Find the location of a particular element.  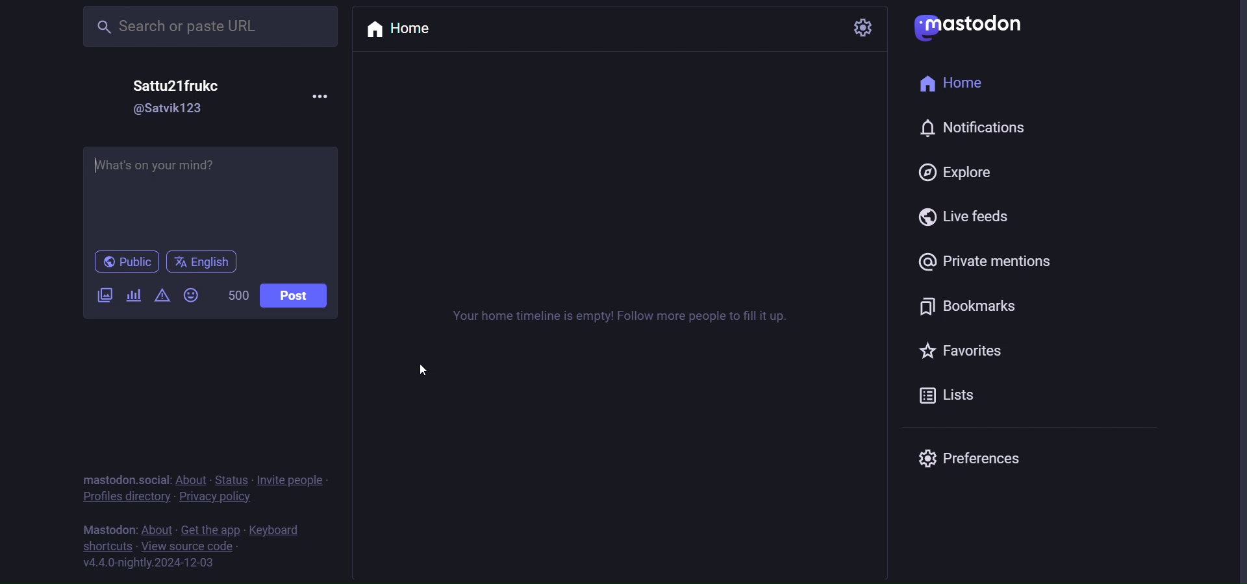

word limit is located at coordinates (238, 297).